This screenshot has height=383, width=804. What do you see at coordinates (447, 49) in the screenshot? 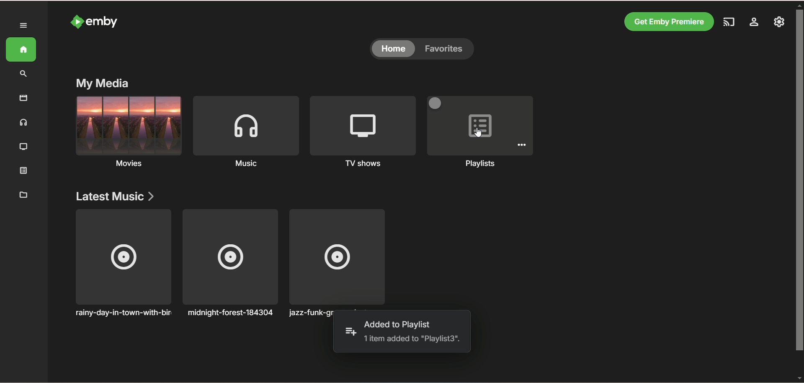
I see `favorites` at bounding box center [447, 49].